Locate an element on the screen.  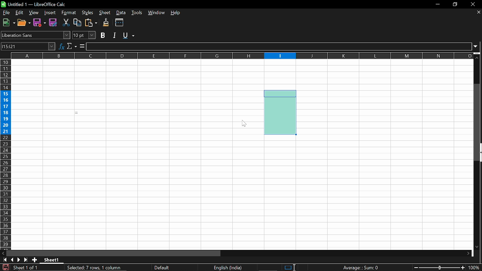
Previous page is located at coordinates (13, 260).